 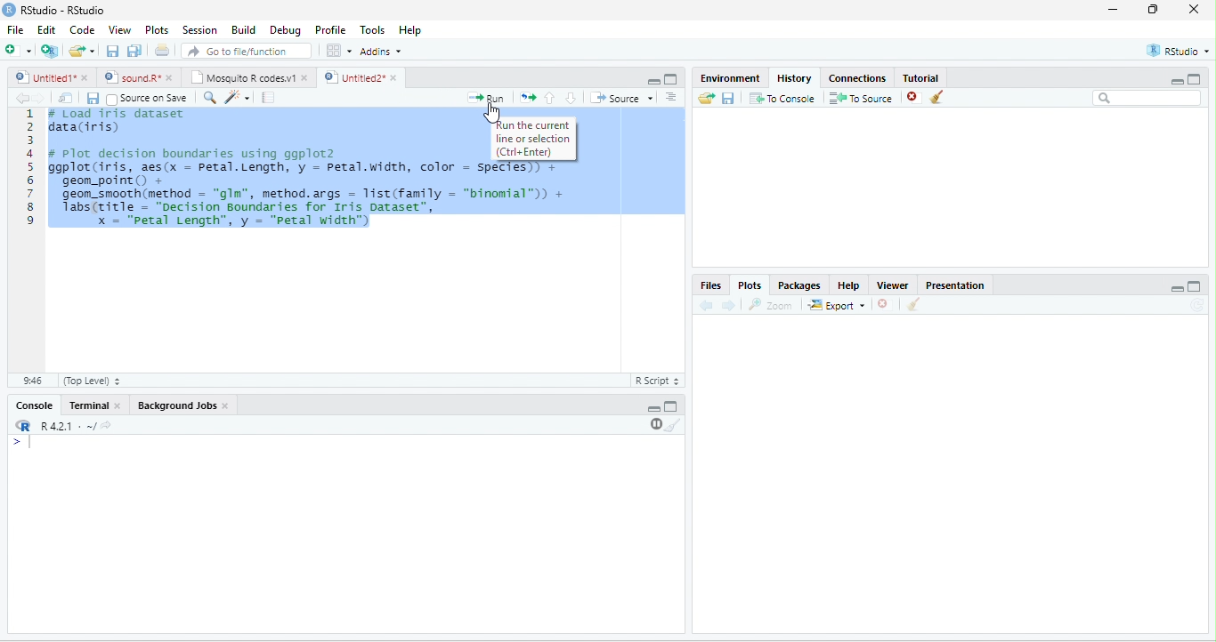 What do you see at coordinates (374, 30) in the screenshot?
I see `Tools` at bounding box center [374, 30].